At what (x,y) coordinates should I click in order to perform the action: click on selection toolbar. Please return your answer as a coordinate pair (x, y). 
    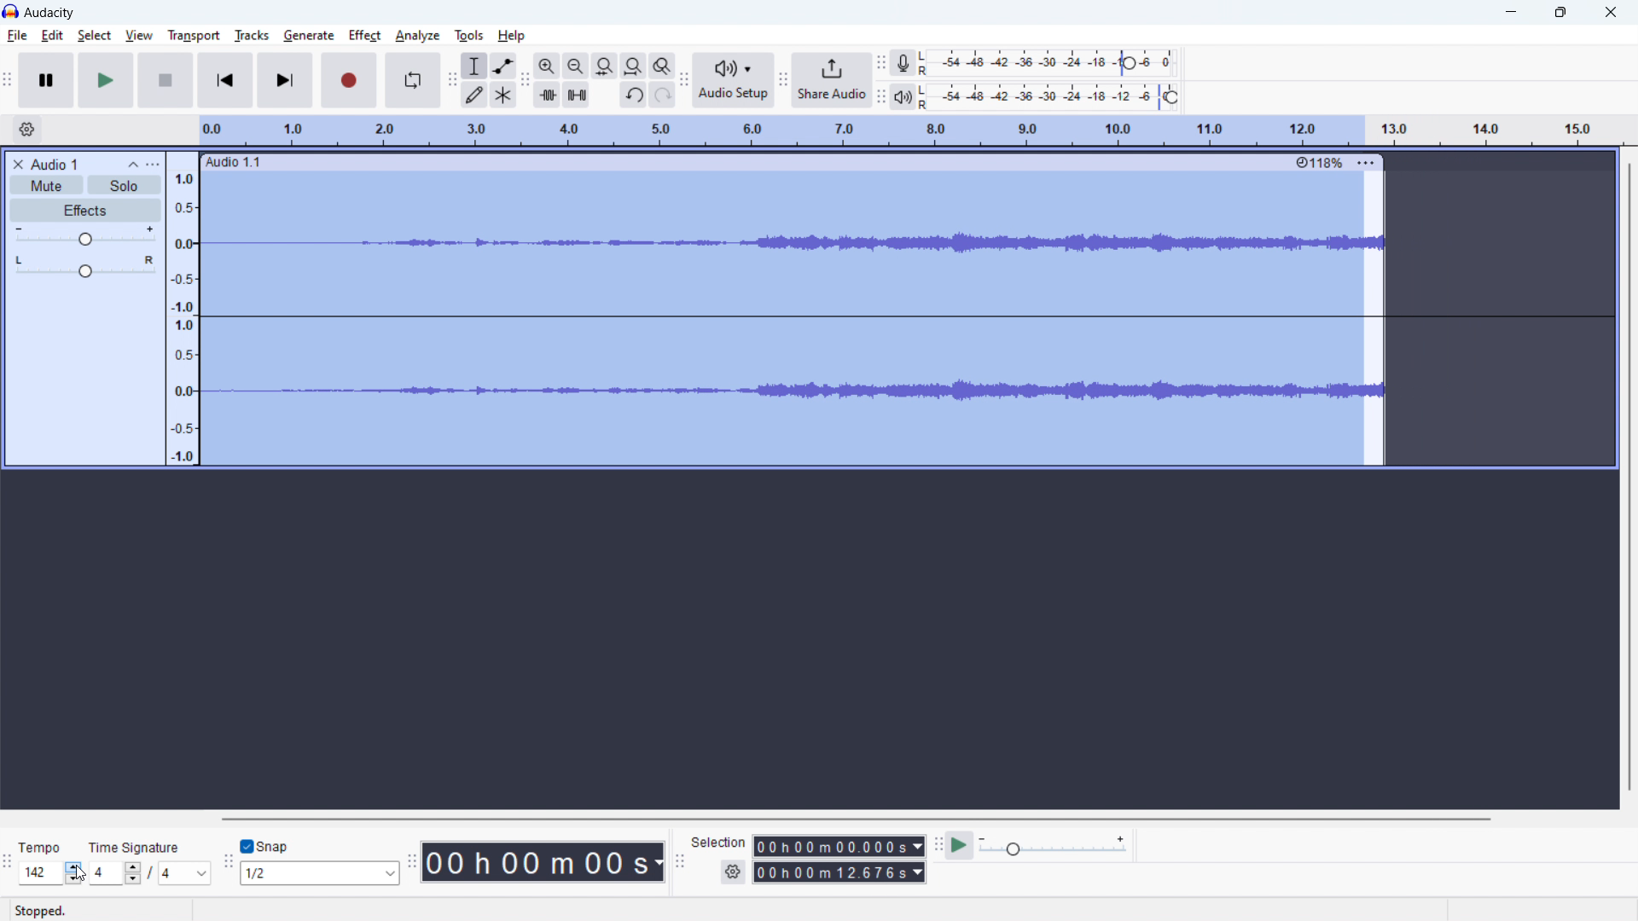
    Looking at the image, I should click on (680, 864).